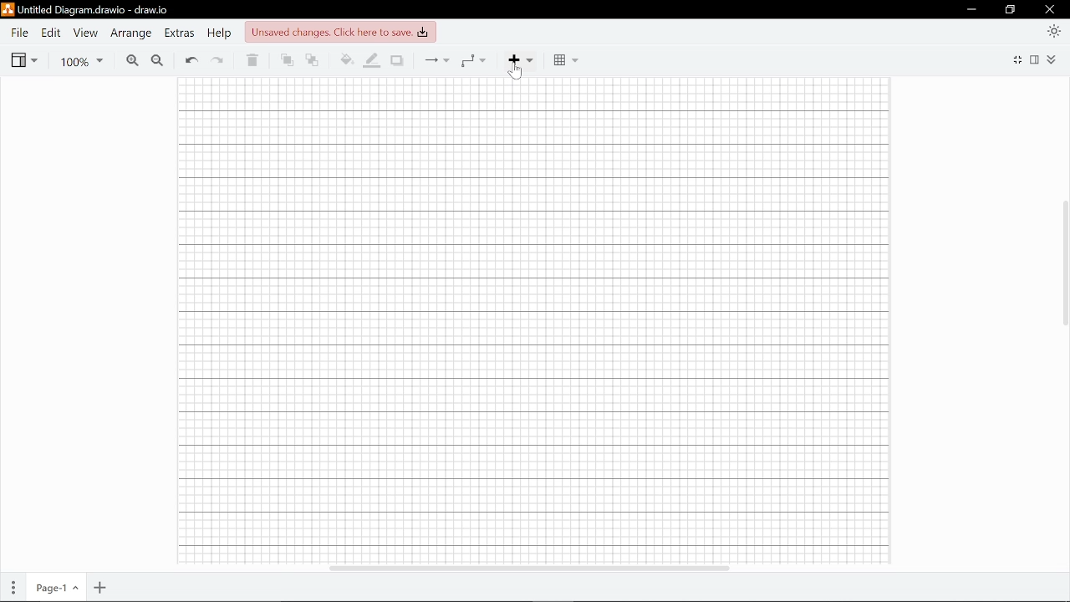  What do you see at coordinates (50, 34) in the screenshot?
I see `Edit` at bounding box center [50, 34].